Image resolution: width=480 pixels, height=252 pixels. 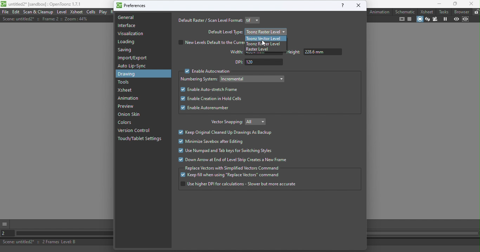 What do you see at coordinates (232, 160) in the screenshot?
I see `Down arrow at end of level strip creates a new frame` at bounding box center [232, 160].